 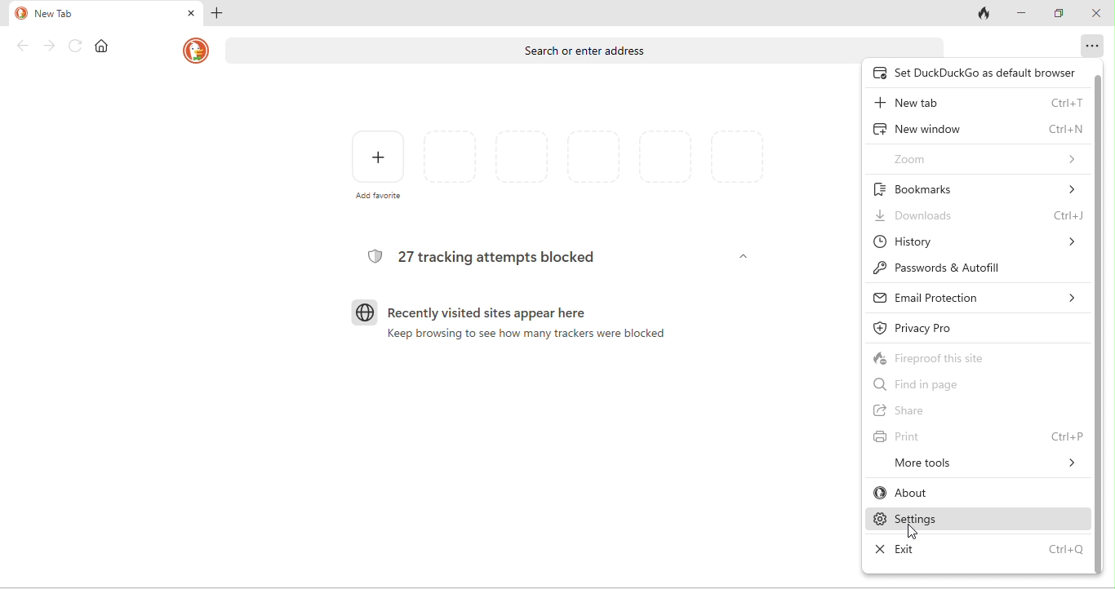 What do you see at coordinates (984, 464) in the screenshot?
I see `more tools` at bounding box center [984, 464].